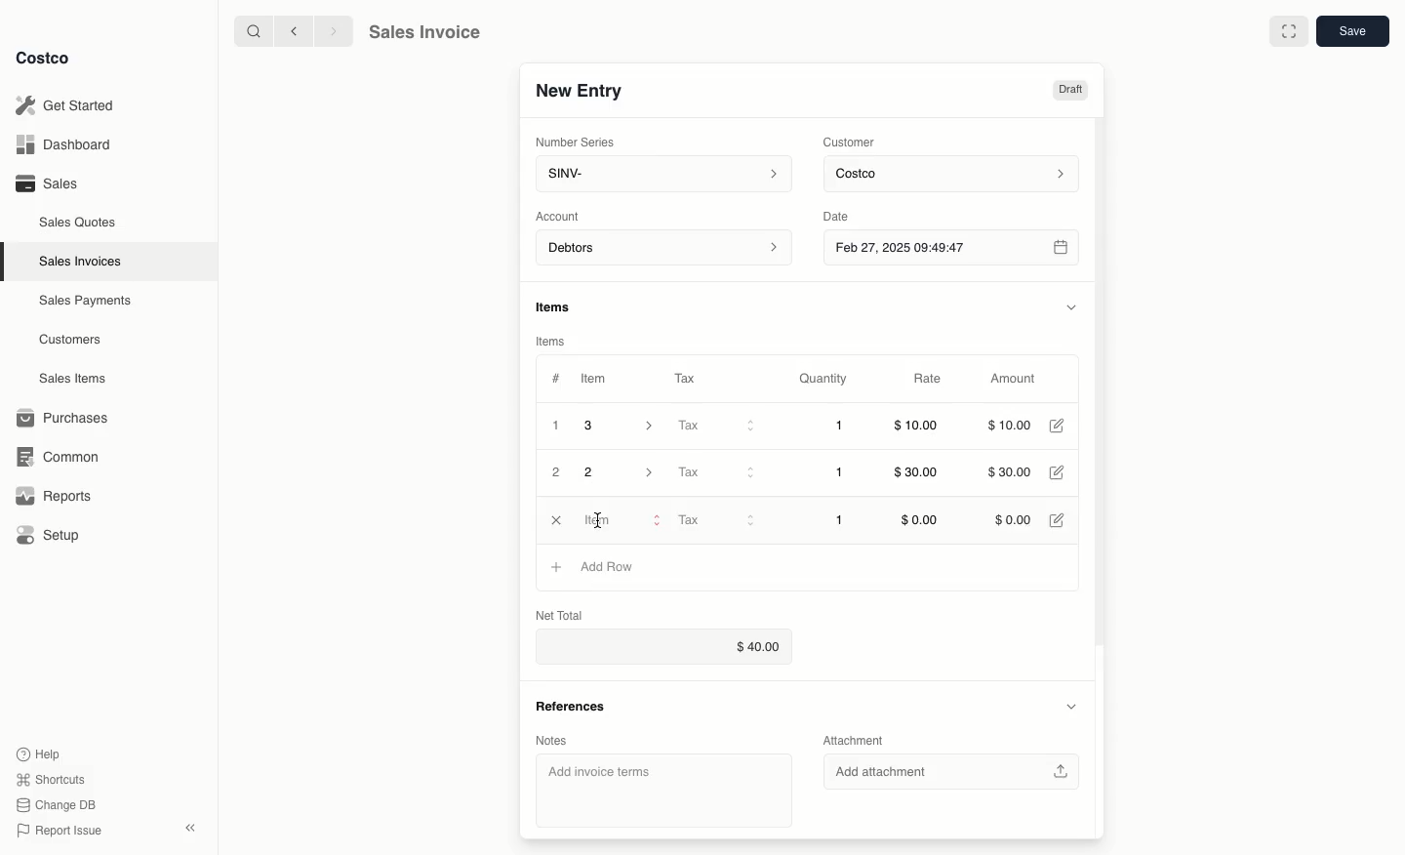 The height and width of the screenshot is (855, 1405). I want to click on Costco, so click(44, 59).